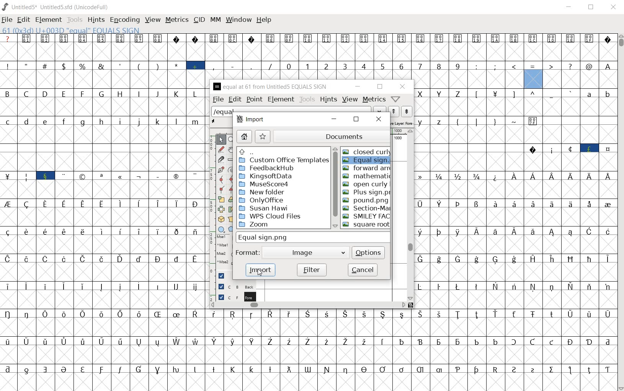  I want to click on skew the selection, so click(231, 210).